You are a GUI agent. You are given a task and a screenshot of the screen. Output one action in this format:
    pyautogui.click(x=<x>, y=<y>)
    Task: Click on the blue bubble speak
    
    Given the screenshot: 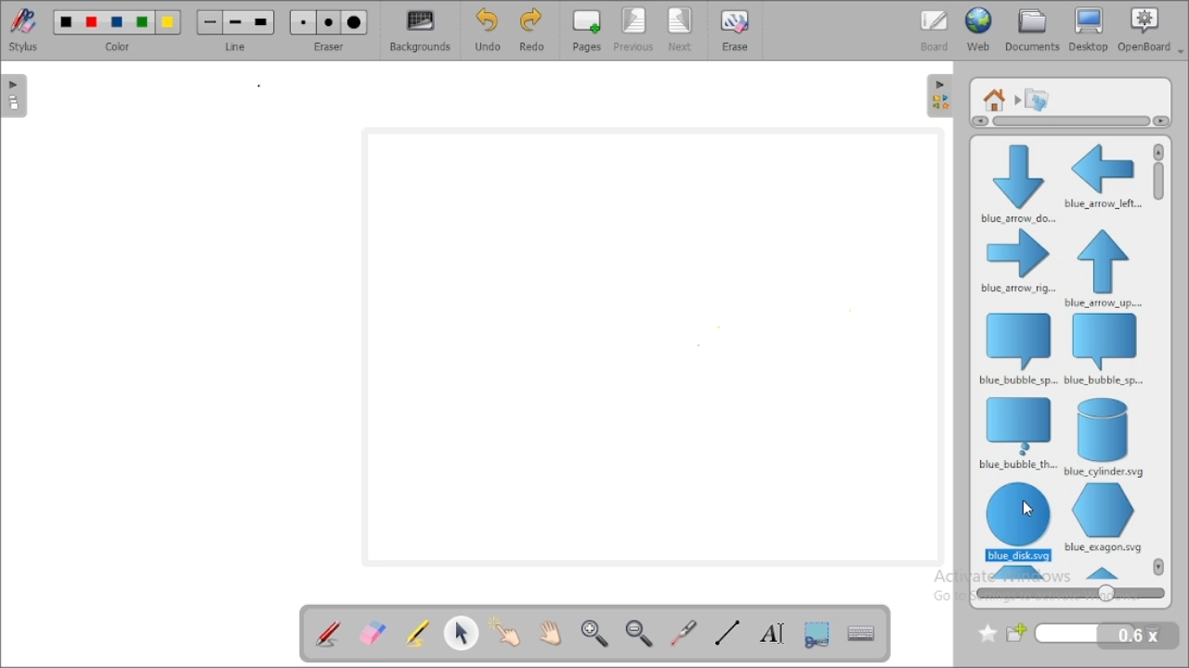 What is the action you would take?
    pyautogui.click(x=1016, y=348)
    